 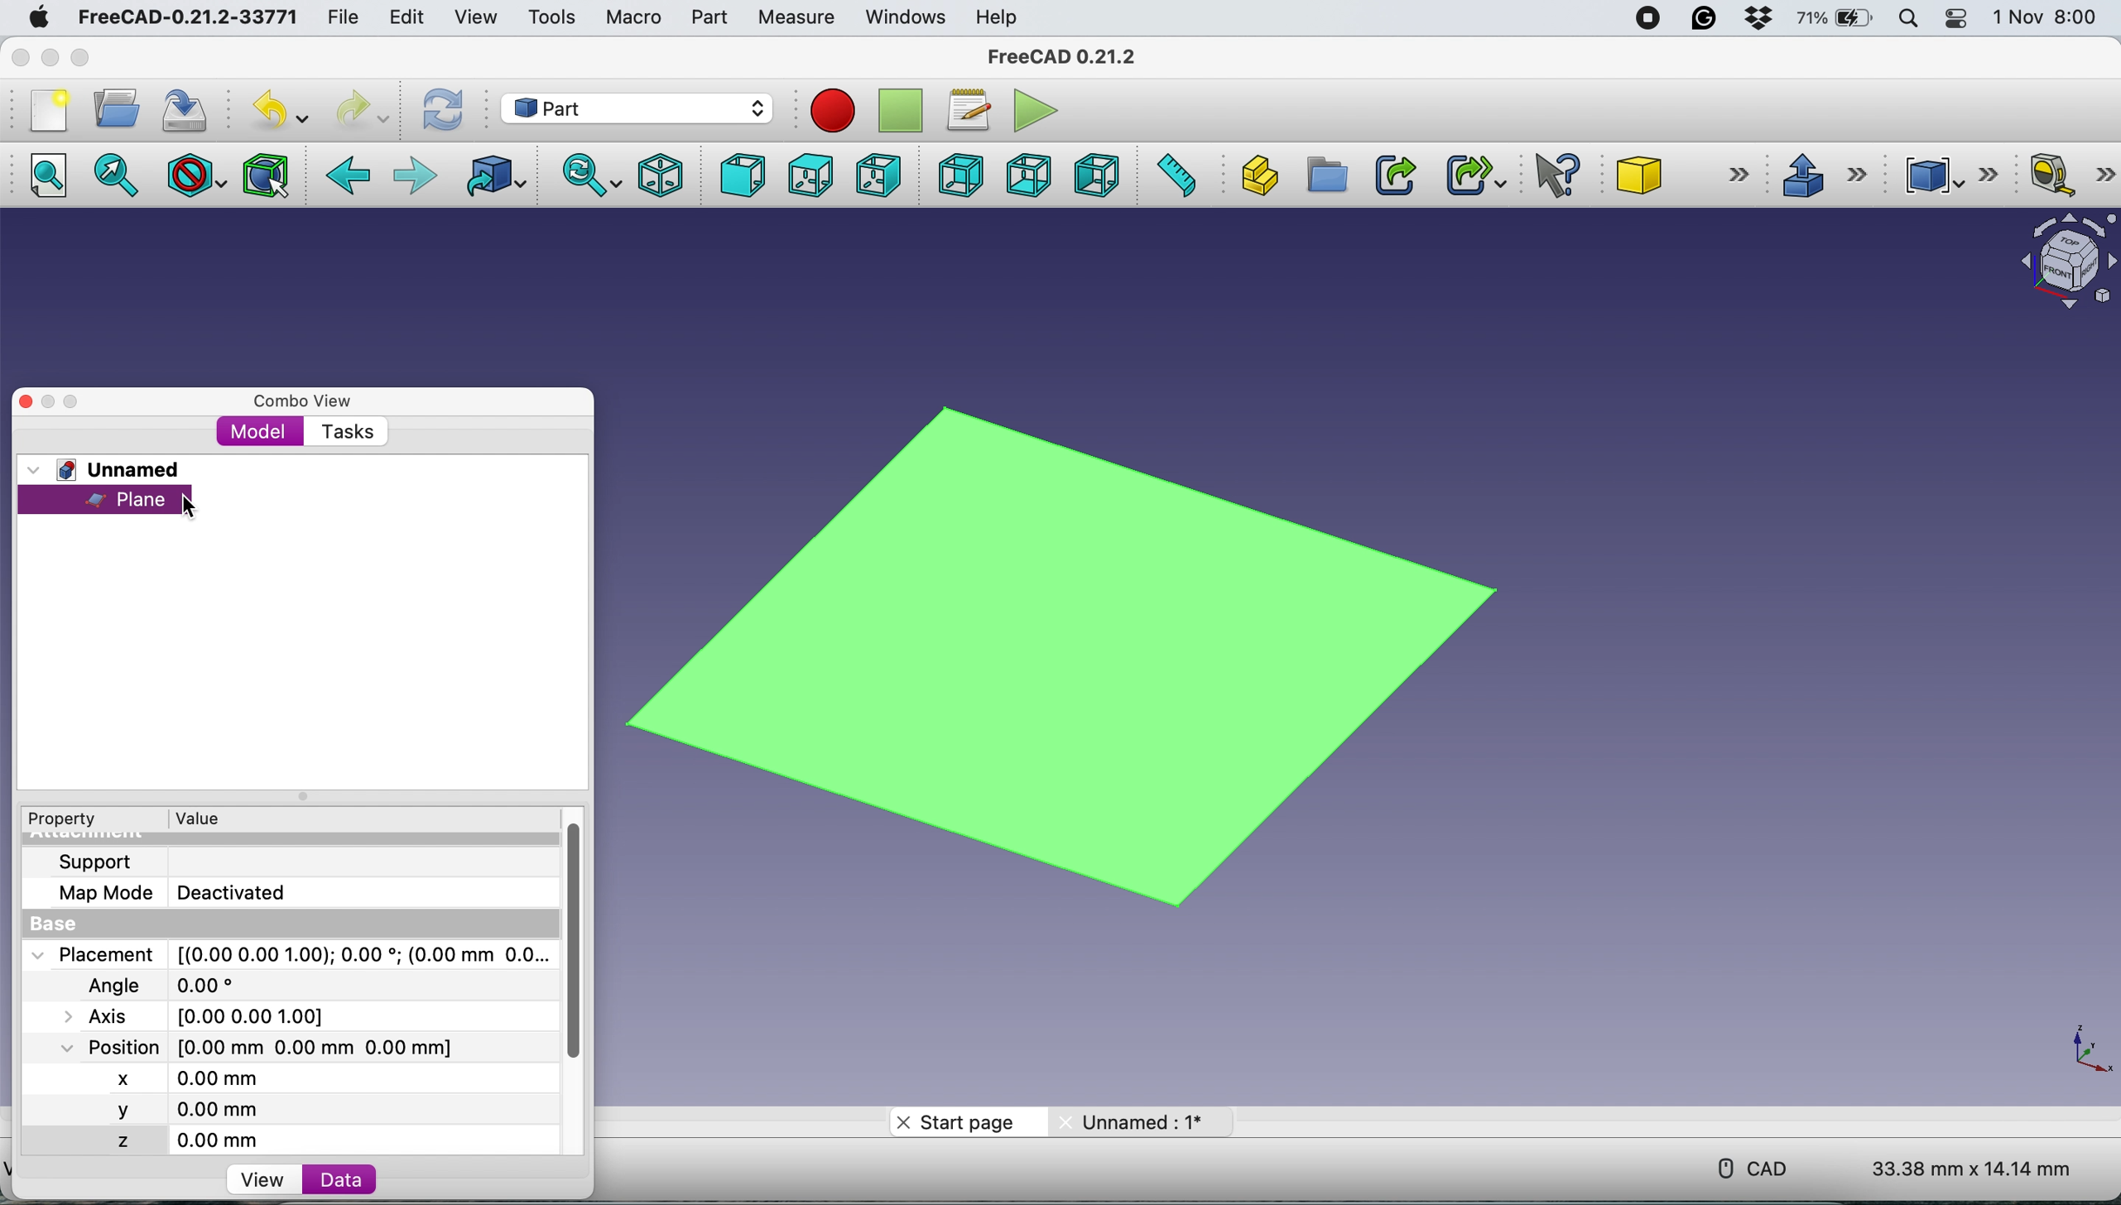 I want to click on top, so click(x=809, y=176).